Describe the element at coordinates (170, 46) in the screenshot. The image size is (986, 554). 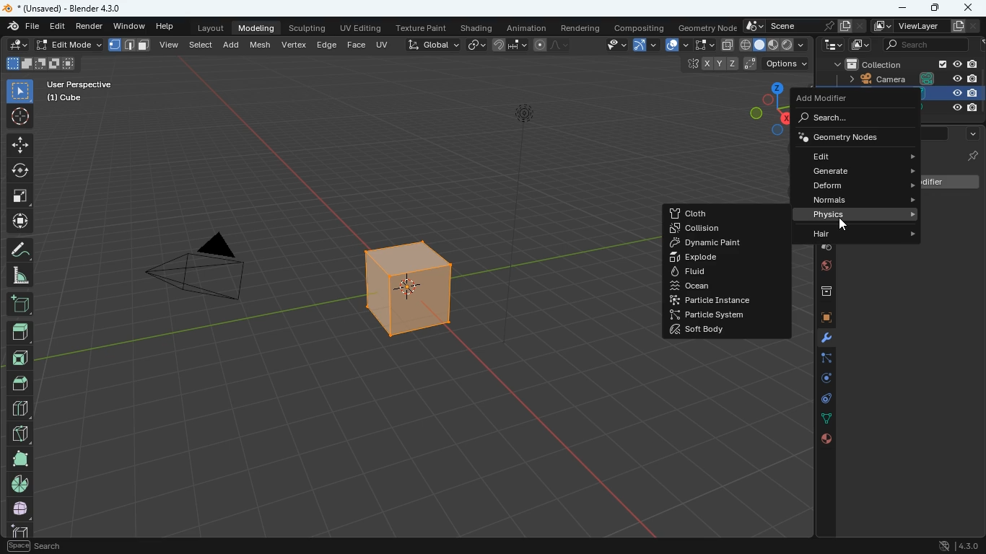
I see `view` at that location.